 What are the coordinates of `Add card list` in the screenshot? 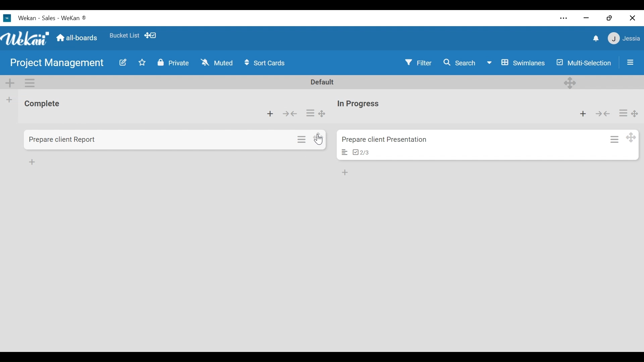 It's located at (33, 162).